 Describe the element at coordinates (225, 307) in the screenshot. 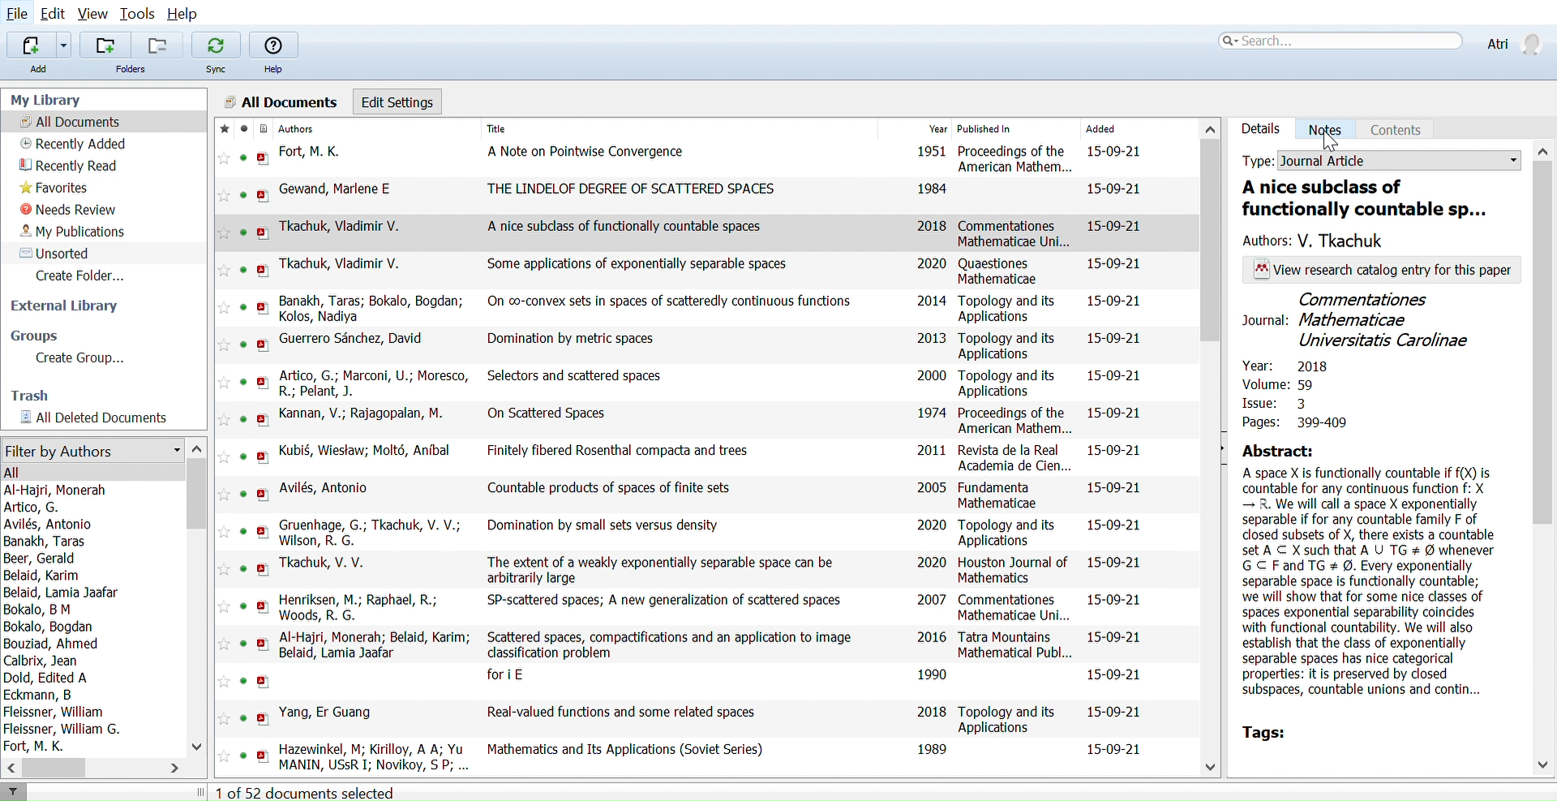

I see `Add this reference to favorites` at that location.